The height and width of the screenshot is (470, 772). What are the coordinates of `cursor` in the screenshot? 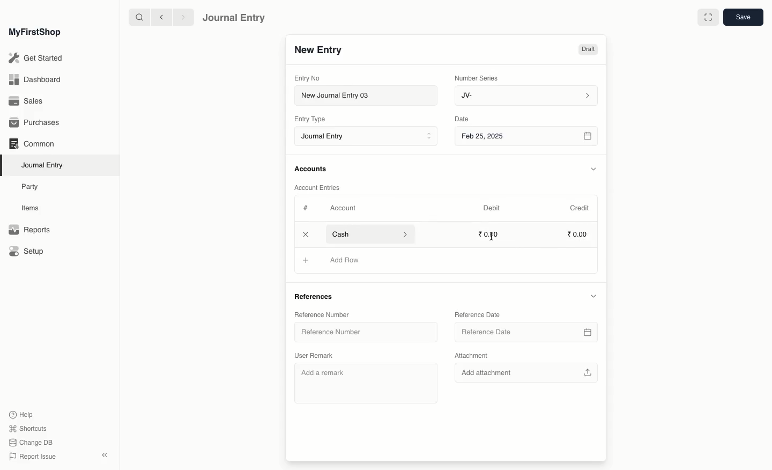 It's located at (492, 236).